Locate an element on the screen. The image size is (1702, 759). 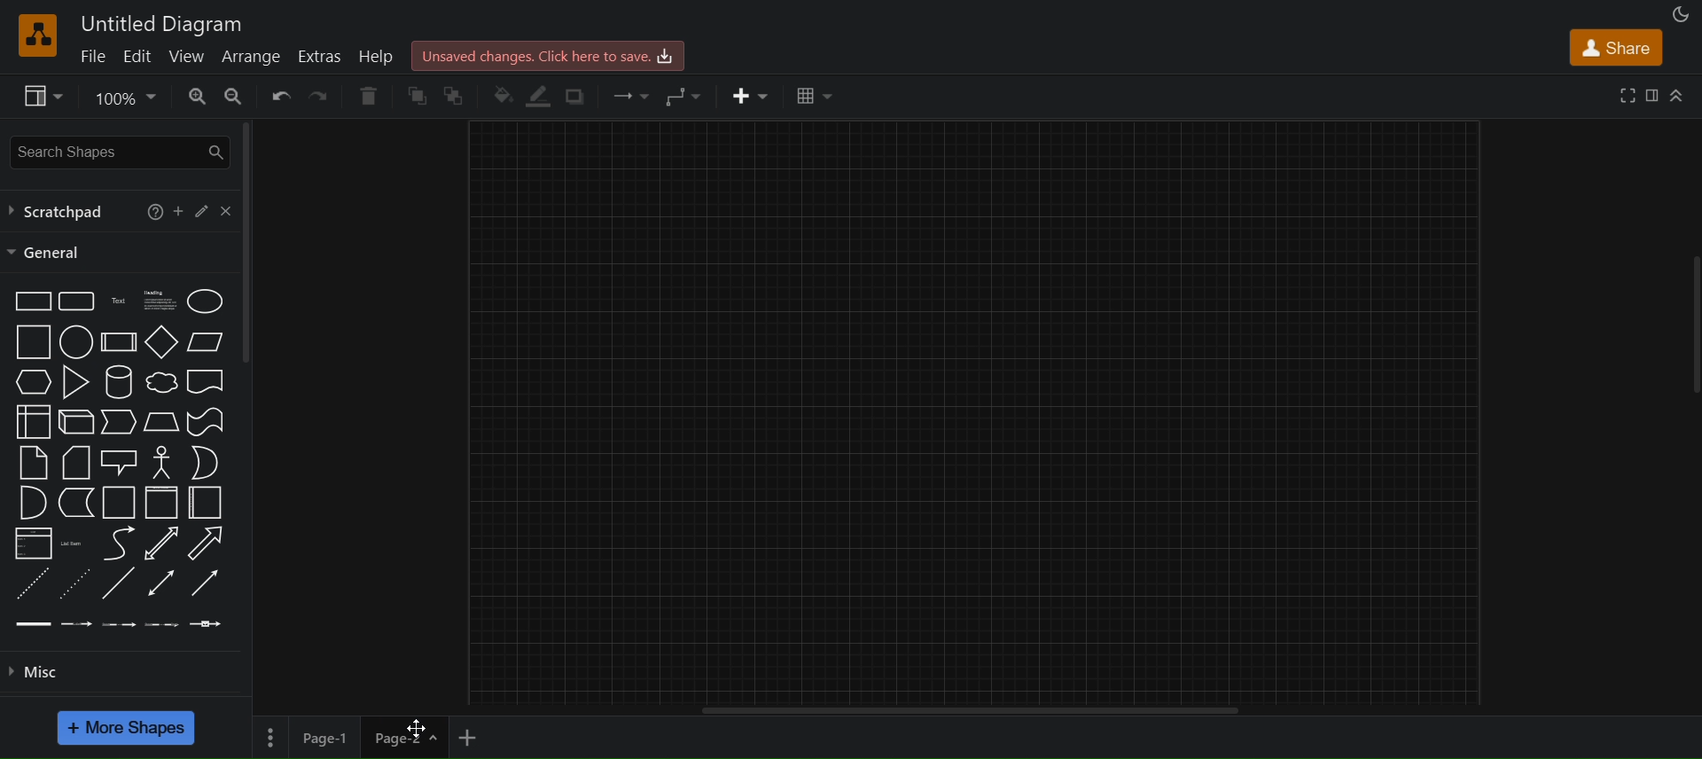
horizontal scroll bar is located at coordinates (964, 711).